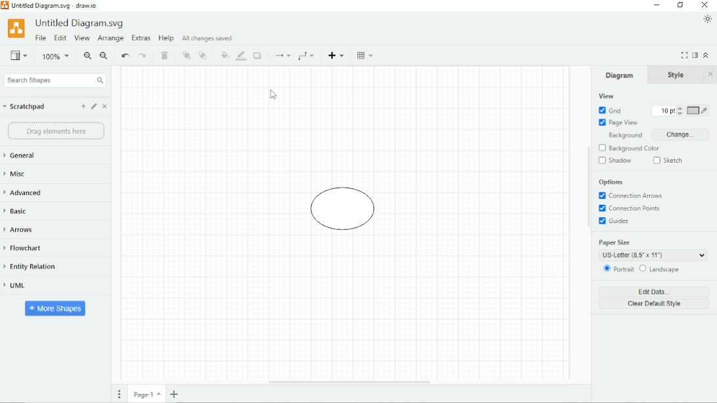 The width and height of the screenshot is (717, 403). I want to click on Delete, so click(165, 56).